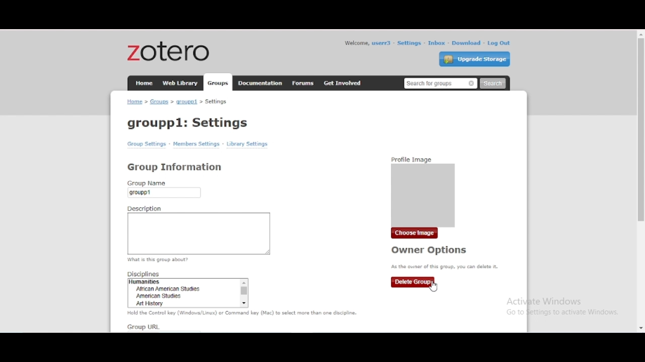 The width and height of the screenshot is (645, 362). I want to click on search for groups, so click(440, 84).